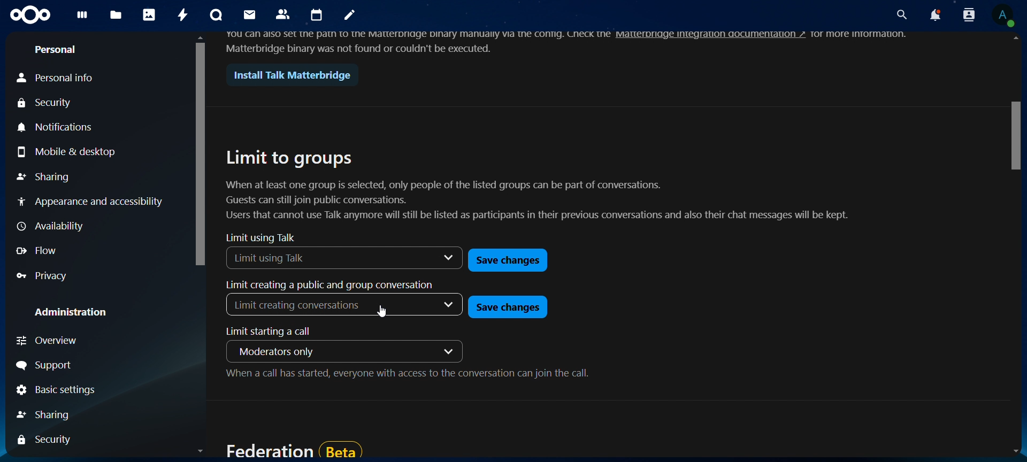  Describe the element at coordinates (76, 364) in the screenshot. I see `Signout` at that location.